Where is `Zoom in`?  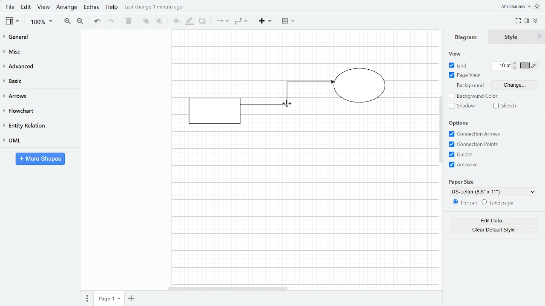 Zoom in is located at coordinates (67, 21).